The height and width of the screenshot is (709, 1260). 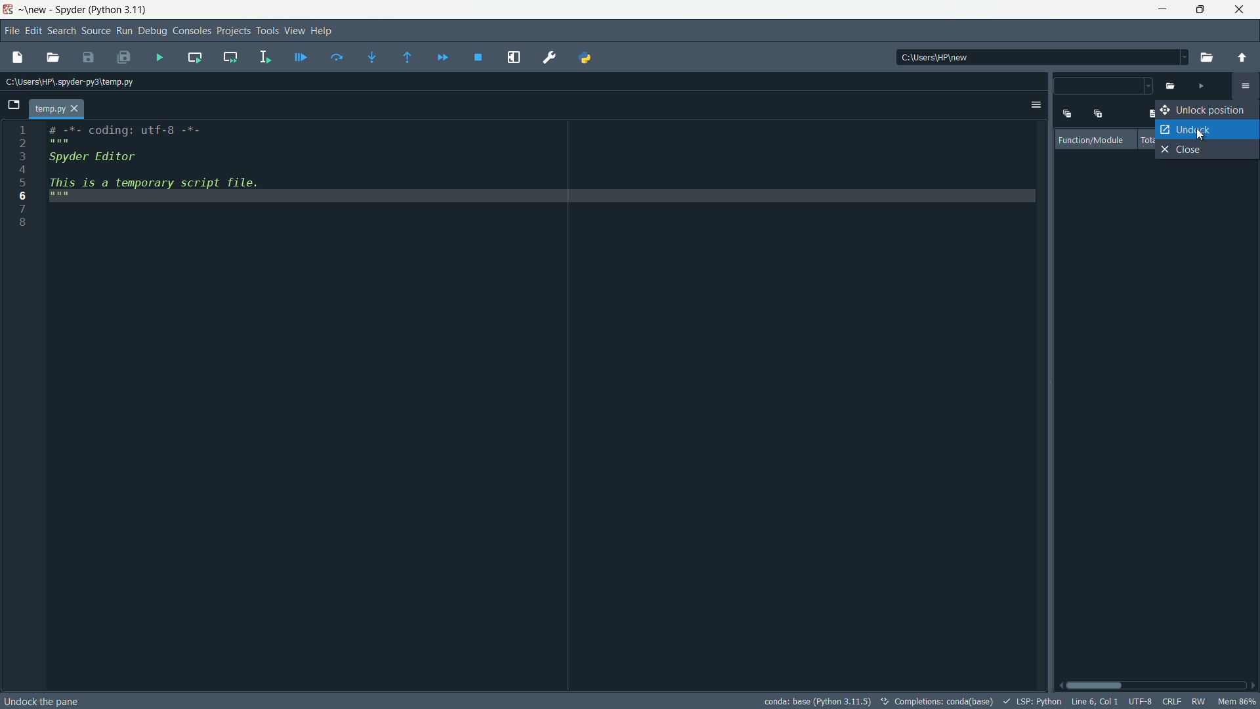 I want to click on Spyder editor, so click(x=124, y=161).